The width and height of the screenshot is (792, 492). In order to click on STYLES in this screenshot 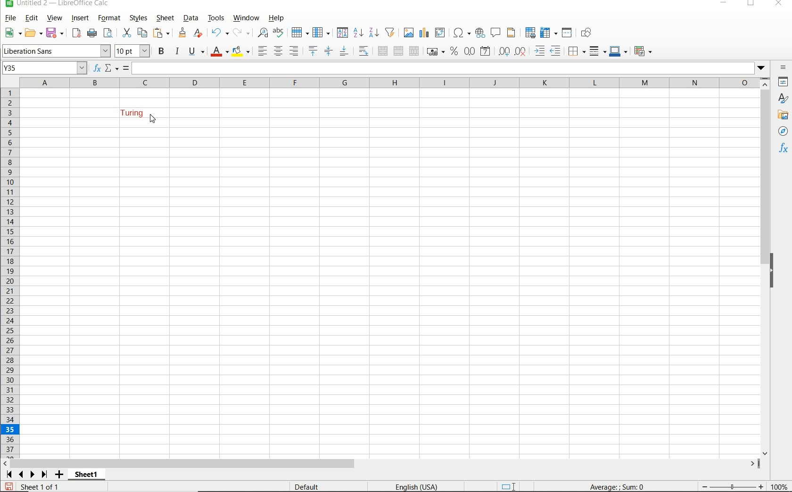, I will do `click(138, 19)`.